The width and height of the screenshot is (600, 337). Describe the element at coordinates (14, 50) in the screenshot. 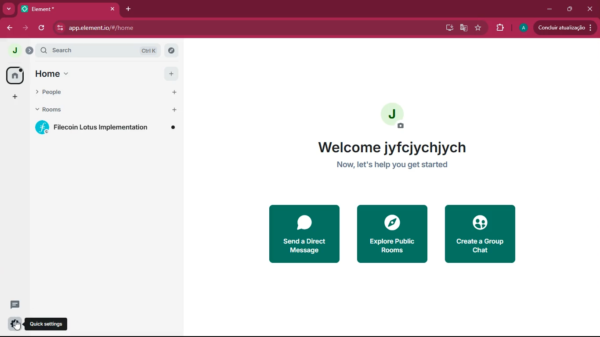

I see `profile picture` at that location.